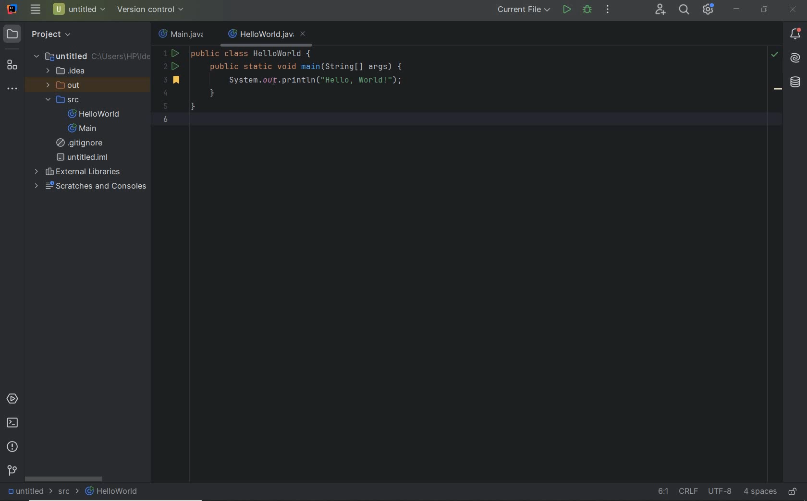  I want to click on version control, so click(13, 470).